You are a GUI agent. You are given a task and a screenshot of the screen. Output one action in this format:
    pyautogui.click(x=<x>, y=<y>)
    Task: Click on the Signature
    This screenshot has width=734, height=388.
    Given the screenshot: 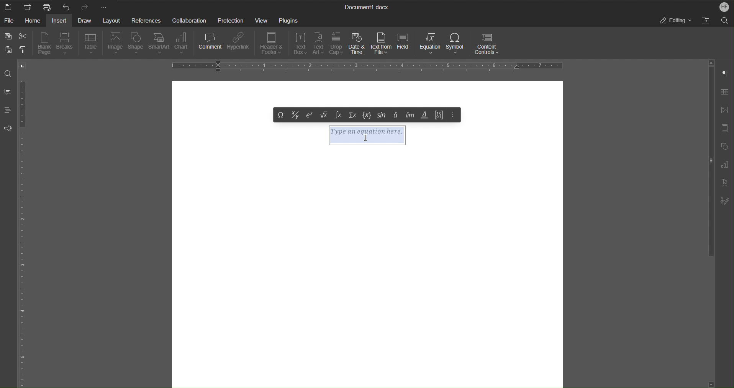 What is the action you would take?
    pyautogui.click(x=723, y=201)
    